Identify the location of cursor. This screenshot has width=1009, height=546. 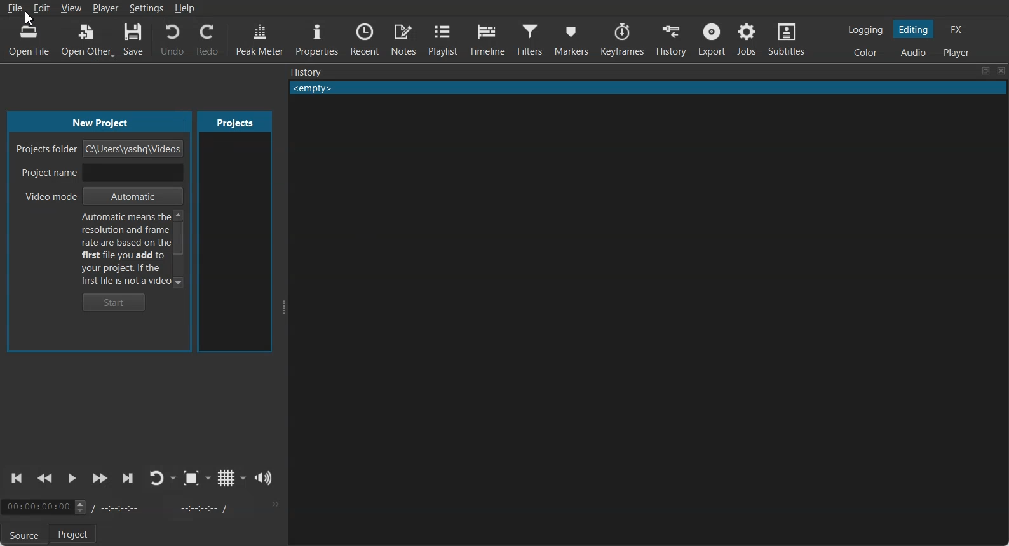
(28, 18).